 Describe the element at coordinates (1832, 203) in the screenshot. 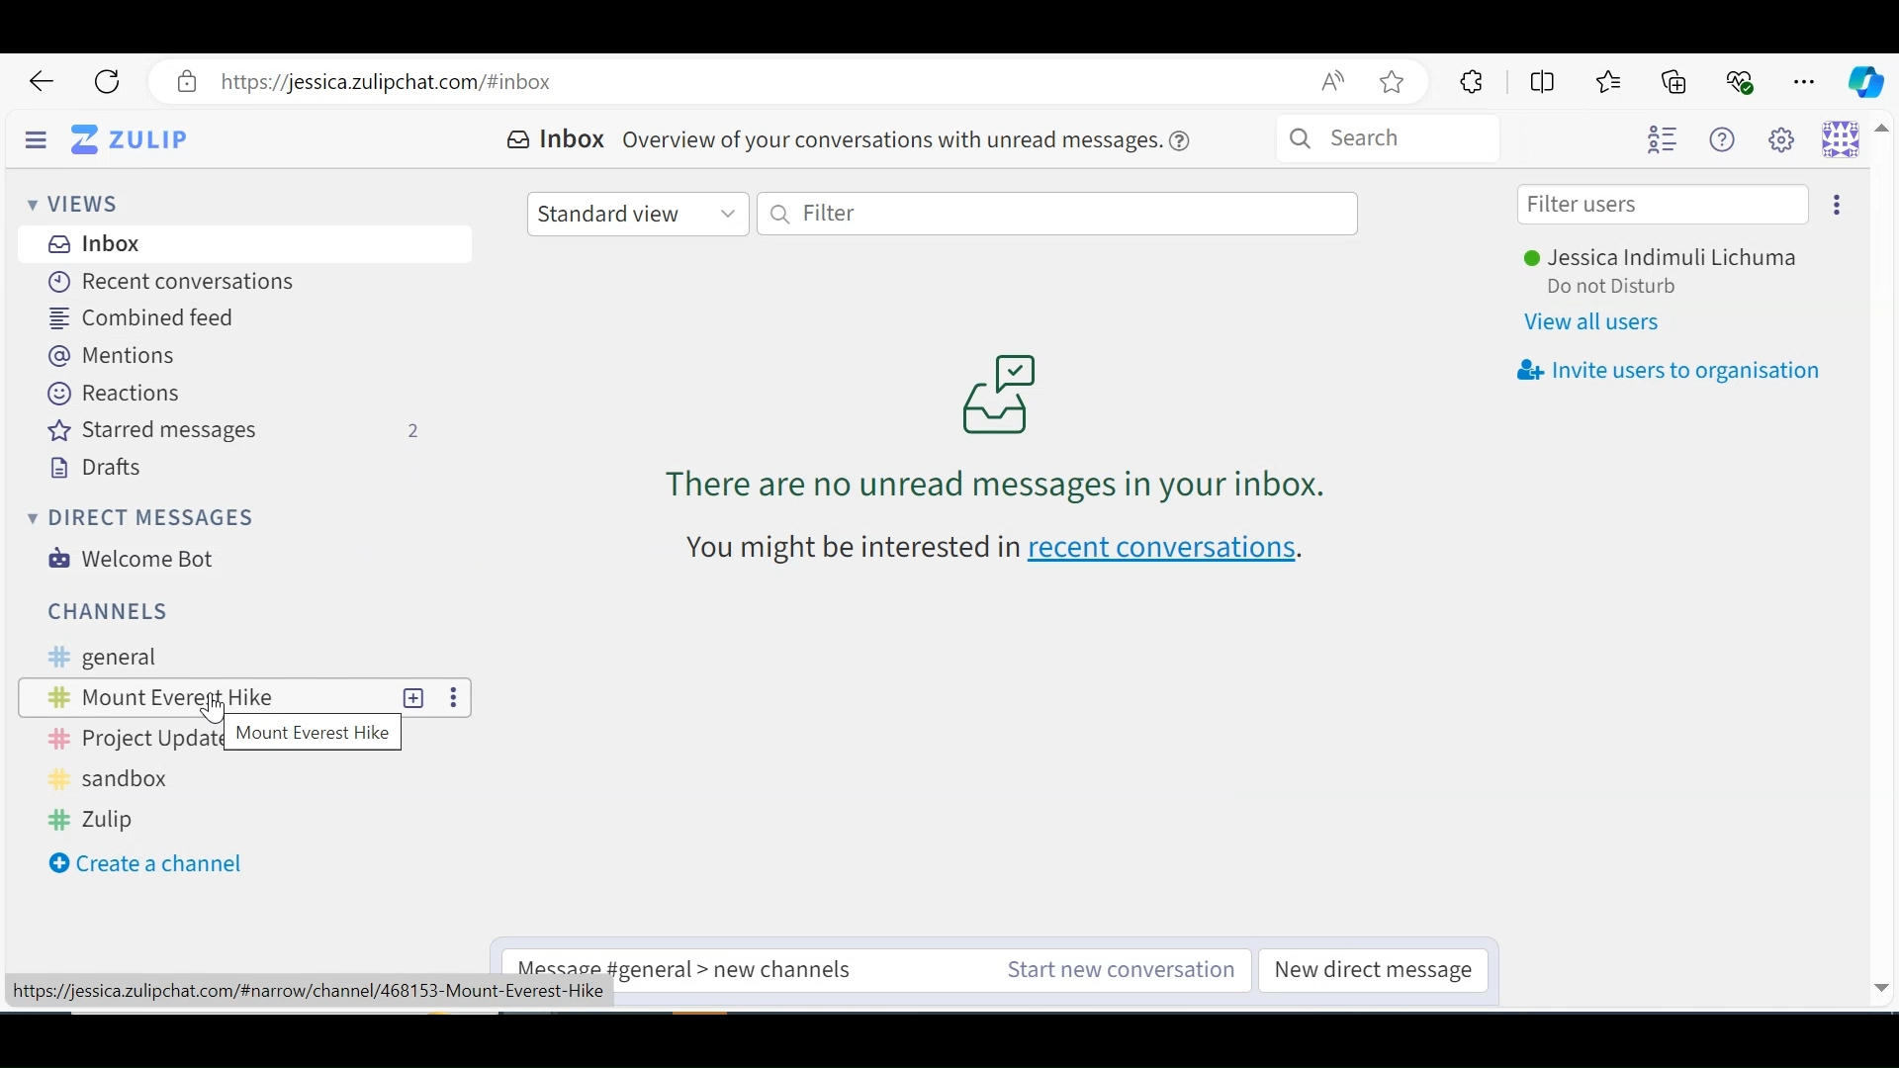

I see `More options` at that location.